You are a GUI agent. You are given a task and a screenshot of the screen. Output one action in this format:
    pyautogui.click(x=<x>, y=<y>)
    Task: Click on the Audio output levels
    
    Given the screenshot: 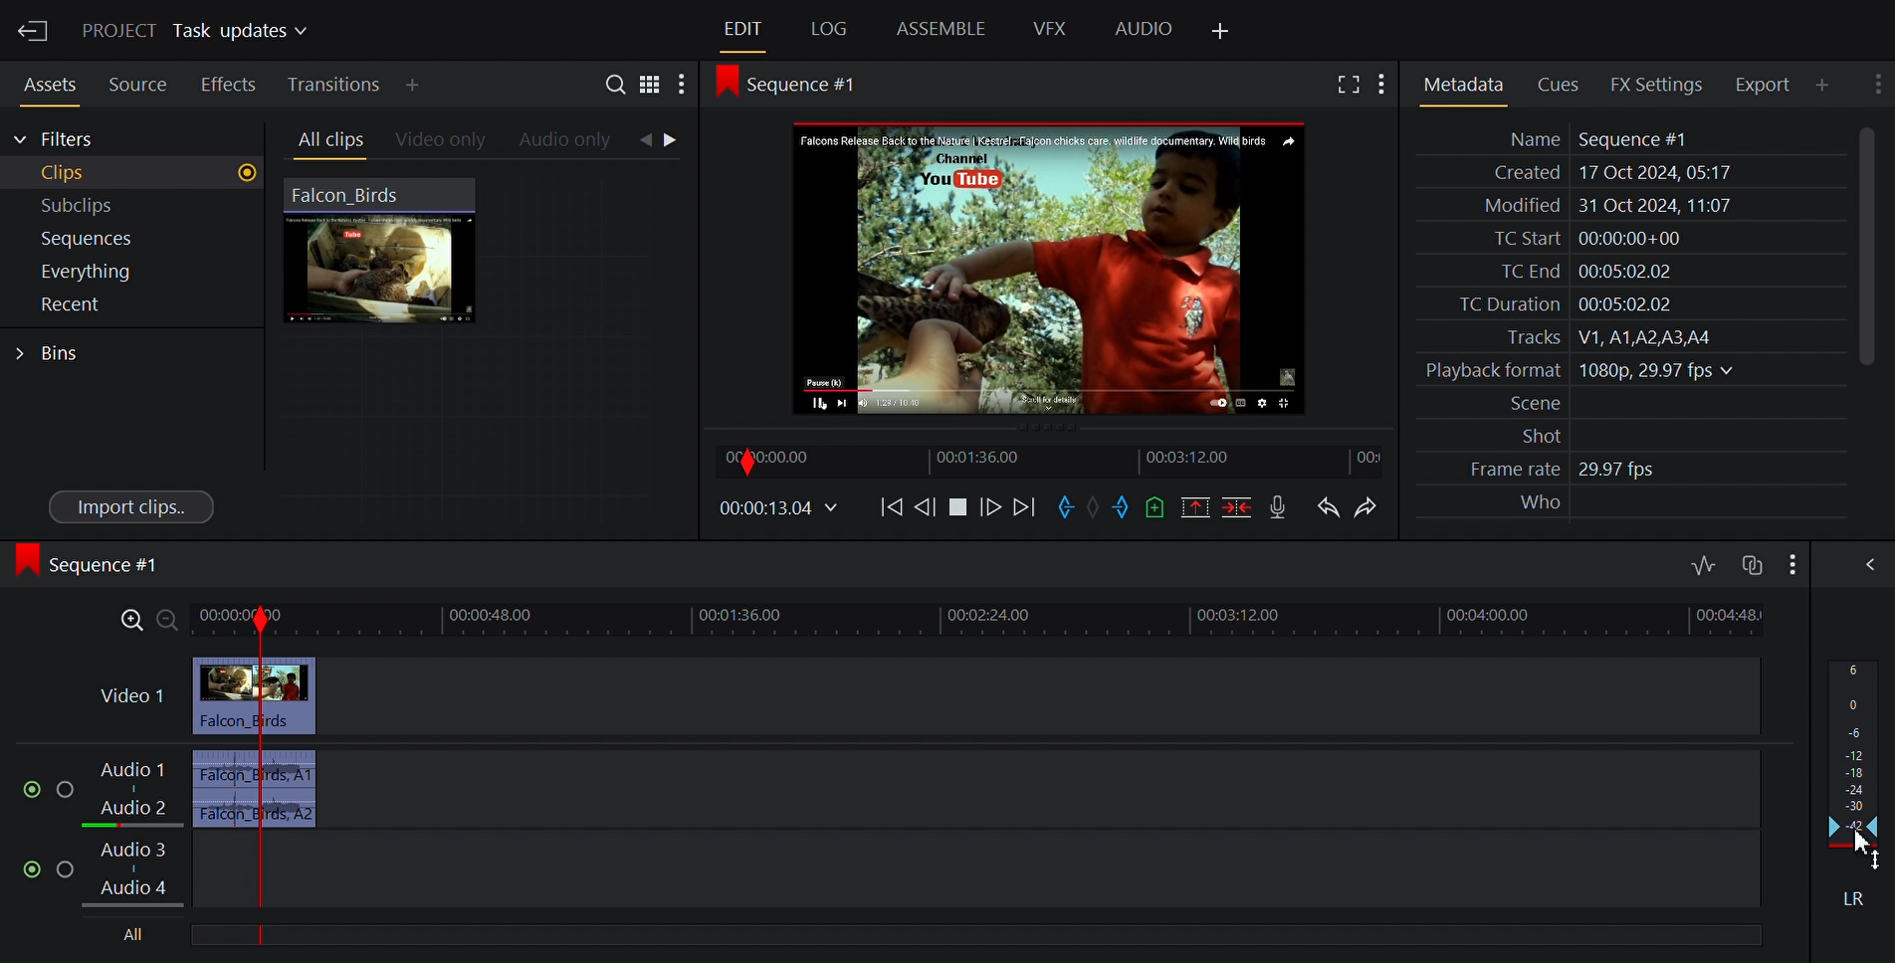 What is the action you would take?
    pyautogui.click(x=1854, y=752)
    